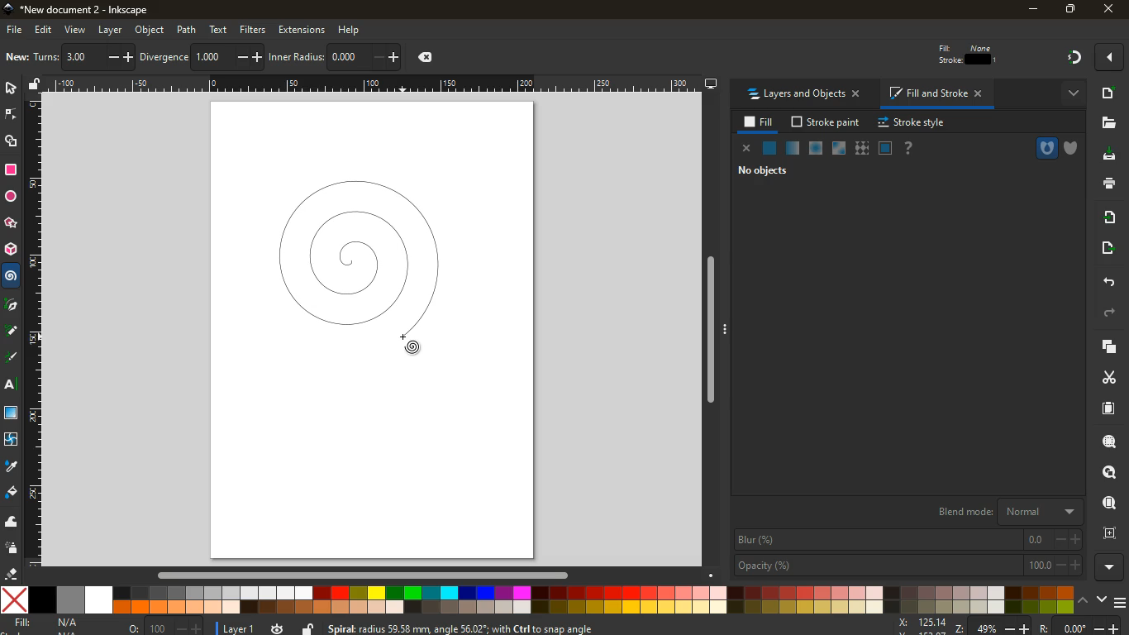 This screenshot has height=635, width=1129. I want to click on edge, so click(10, 117).